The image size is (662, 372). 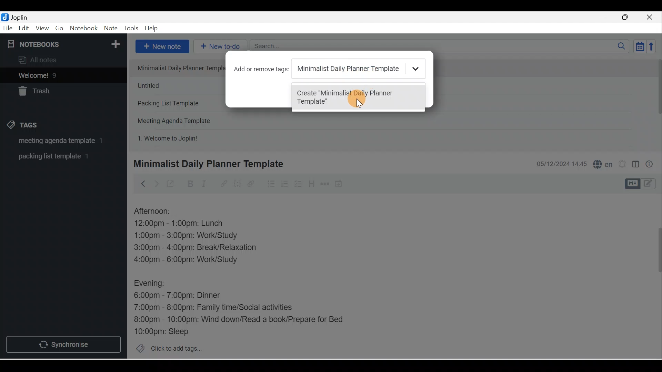 I want to click on File, so click(x=8, y=28).